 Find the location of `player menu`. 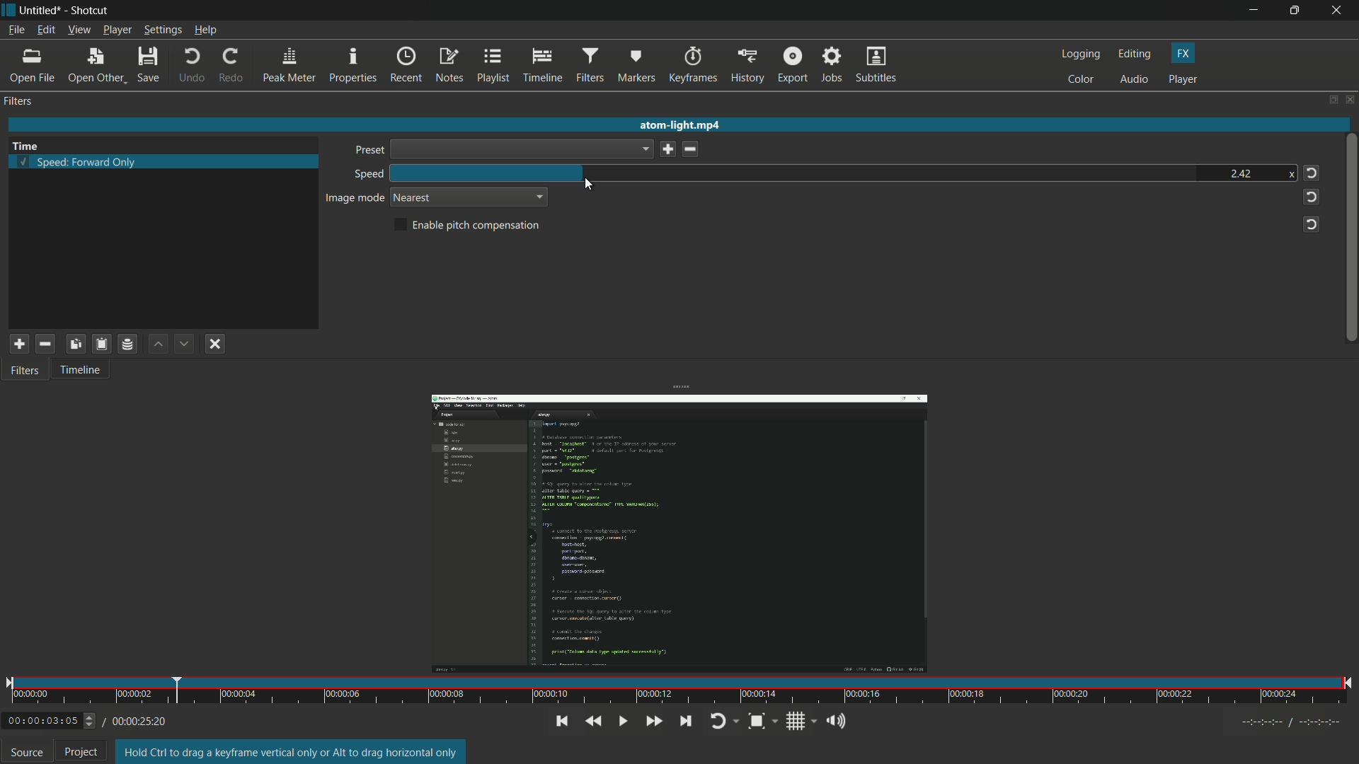

player menu is located at coordinates (117, 30).